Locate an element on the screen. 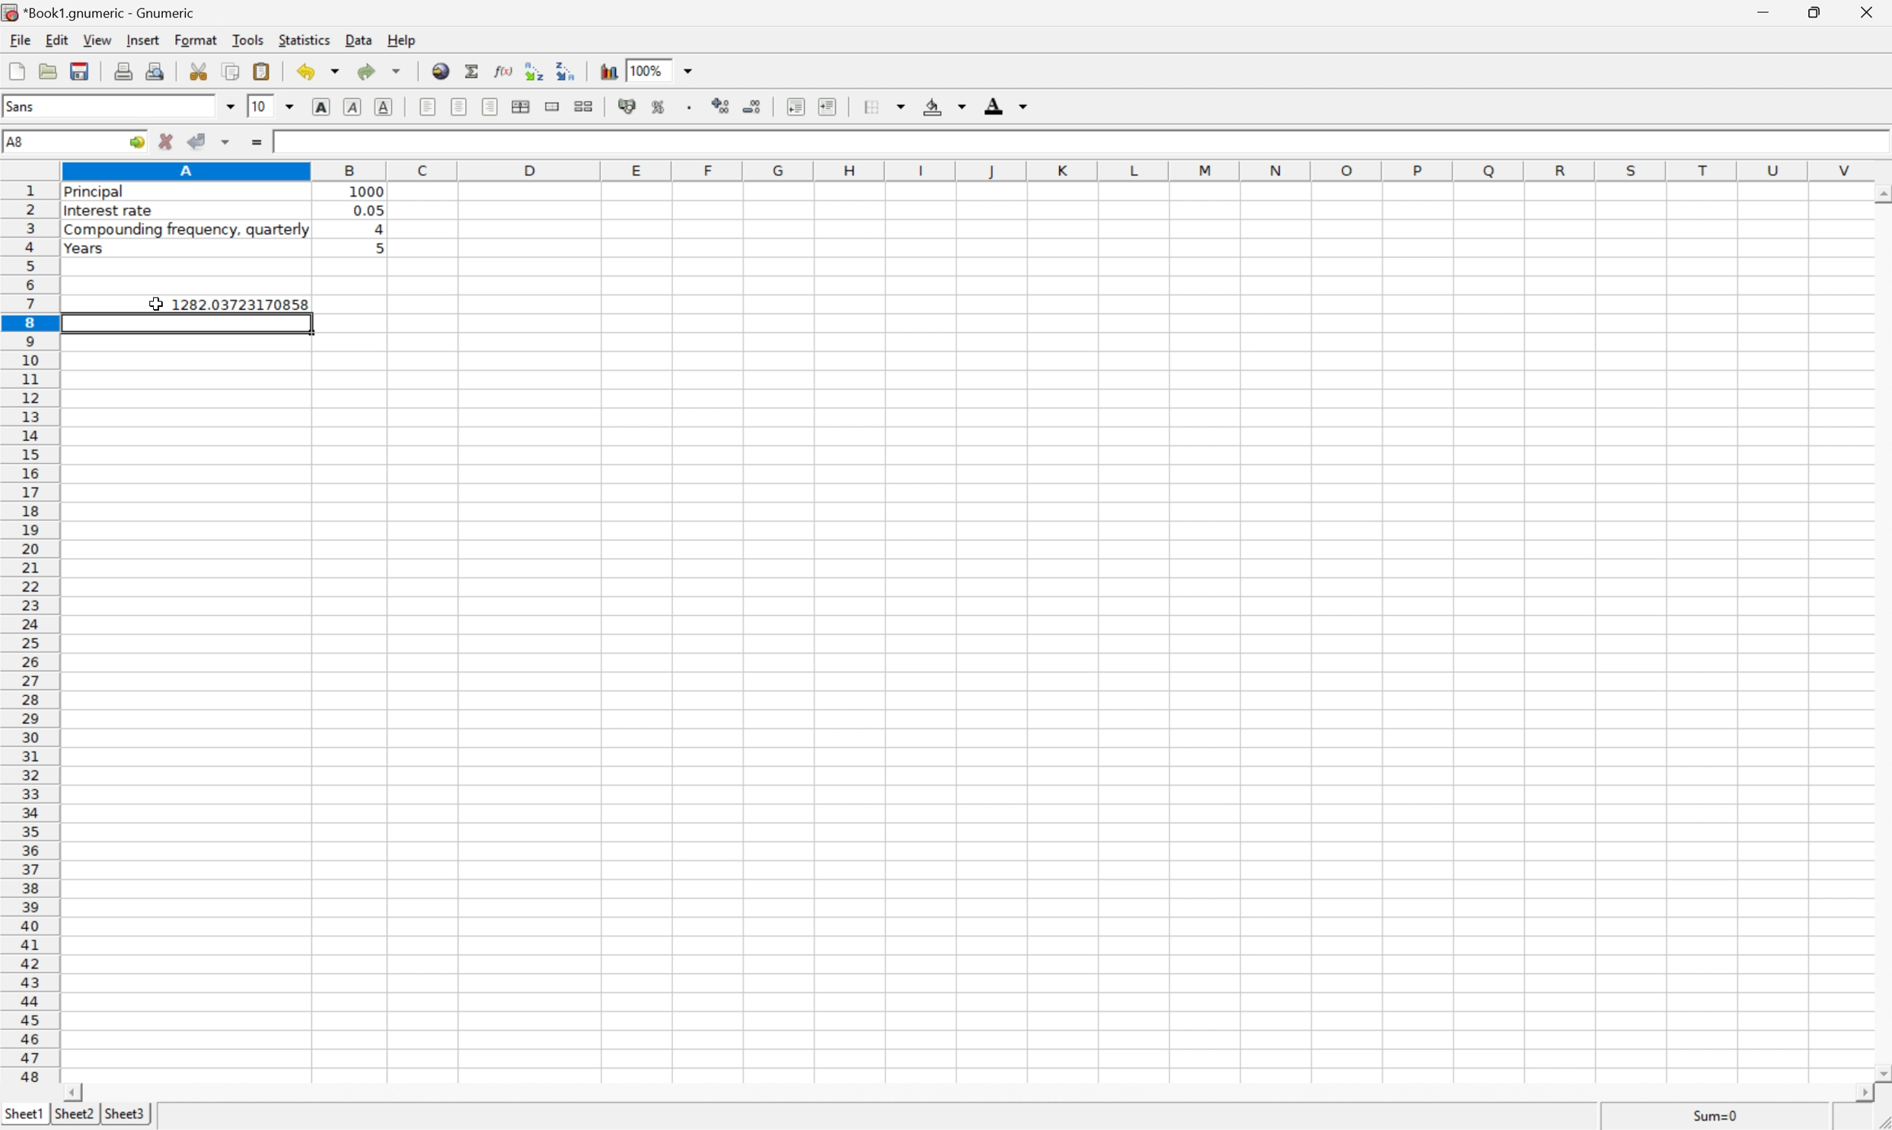  format is located at coordinates (193, 39).